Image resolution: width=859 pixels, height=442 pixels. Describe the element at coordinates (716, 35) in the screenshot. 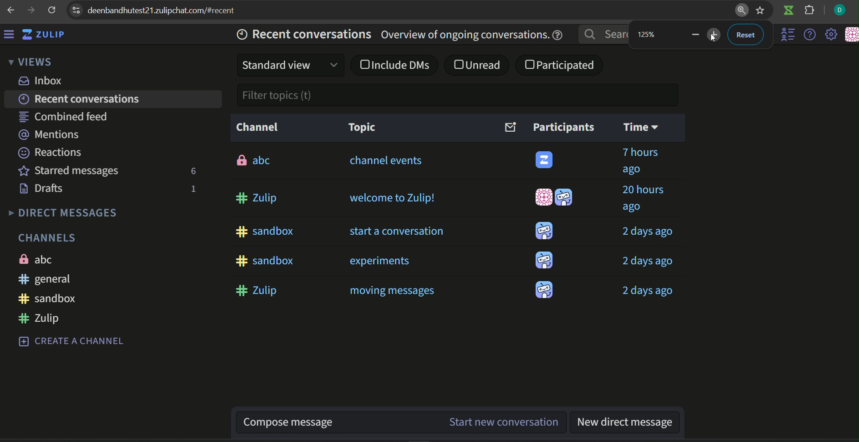

I see `zoom out` at that location.